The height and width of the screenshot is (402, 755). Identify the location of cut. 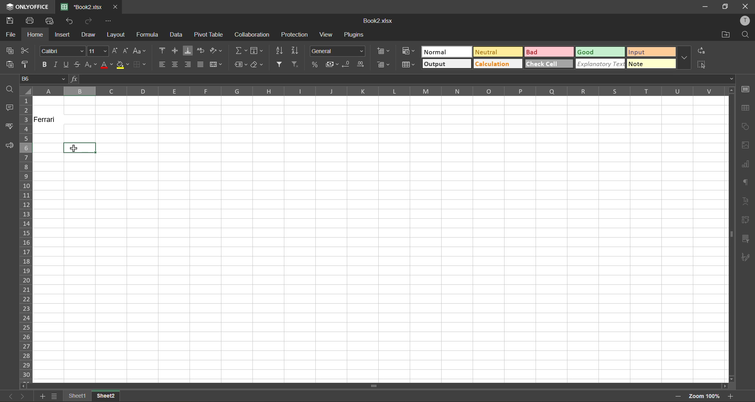
(25, 51).